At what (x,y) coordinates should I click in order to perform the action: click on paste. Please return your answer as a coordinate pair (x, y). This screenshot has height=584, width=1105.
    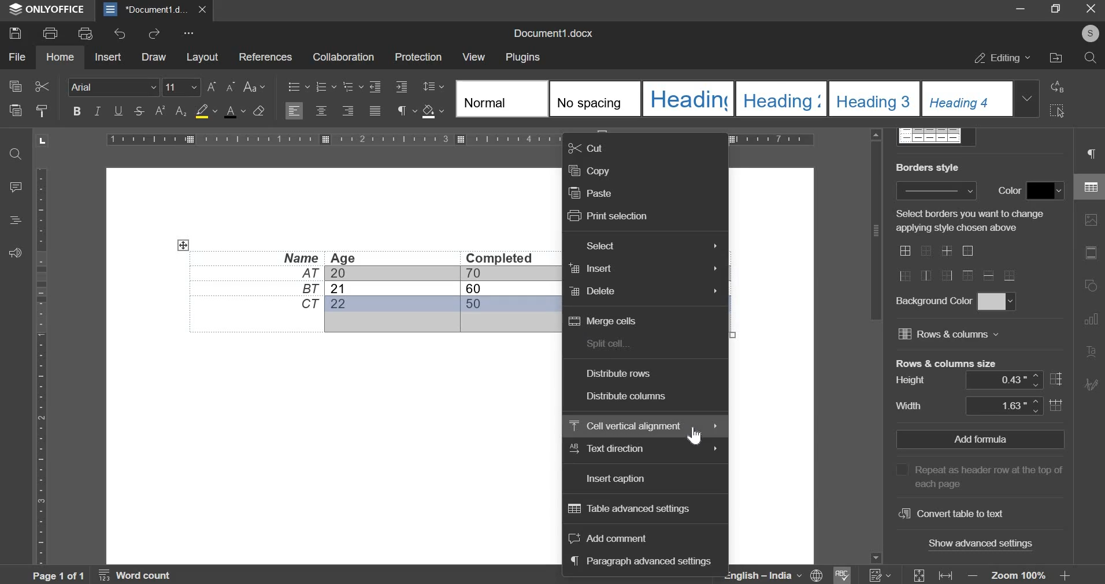
    Looking at the image, I should click on (591, 193).